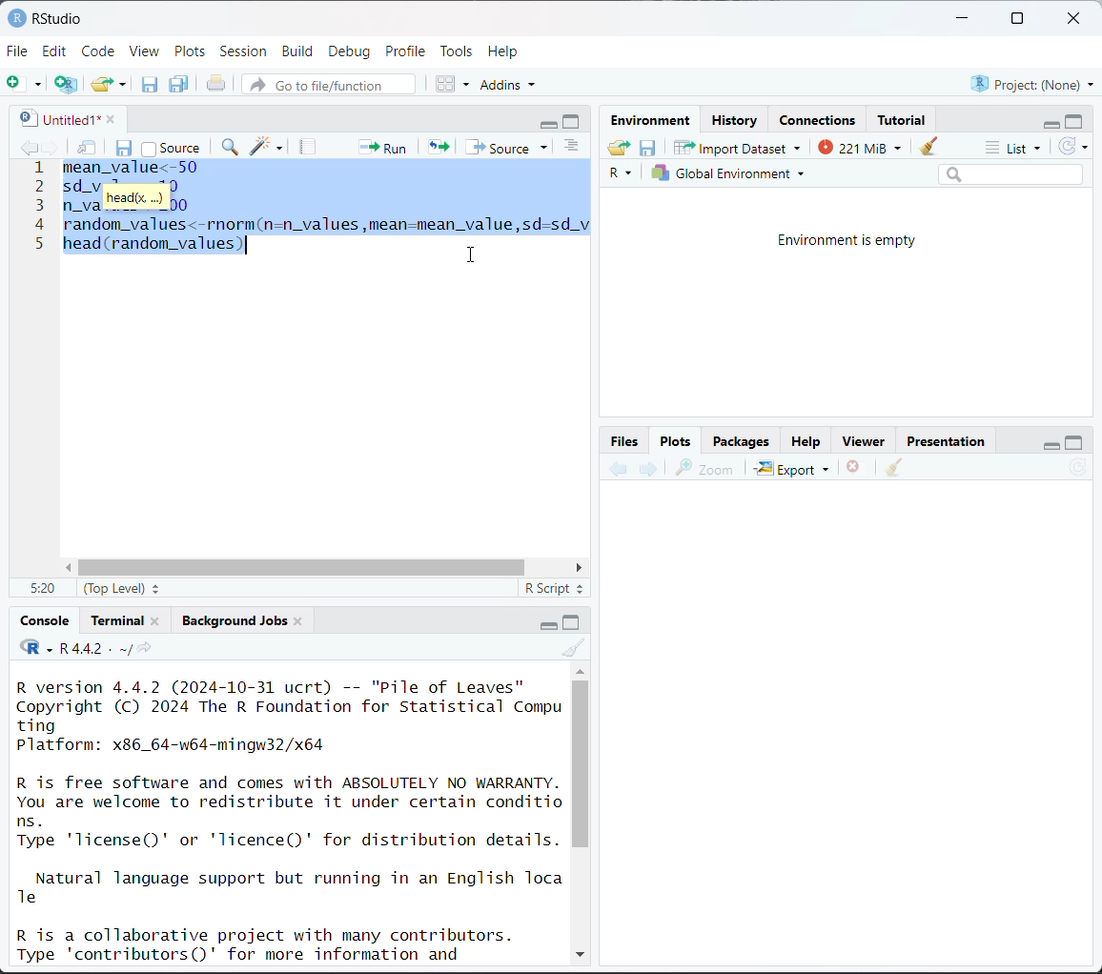 The height and width of the screenshot is (974, 1102). Describe the element at coordinates (736, 120) in the screenshot. I see `History` at that location.